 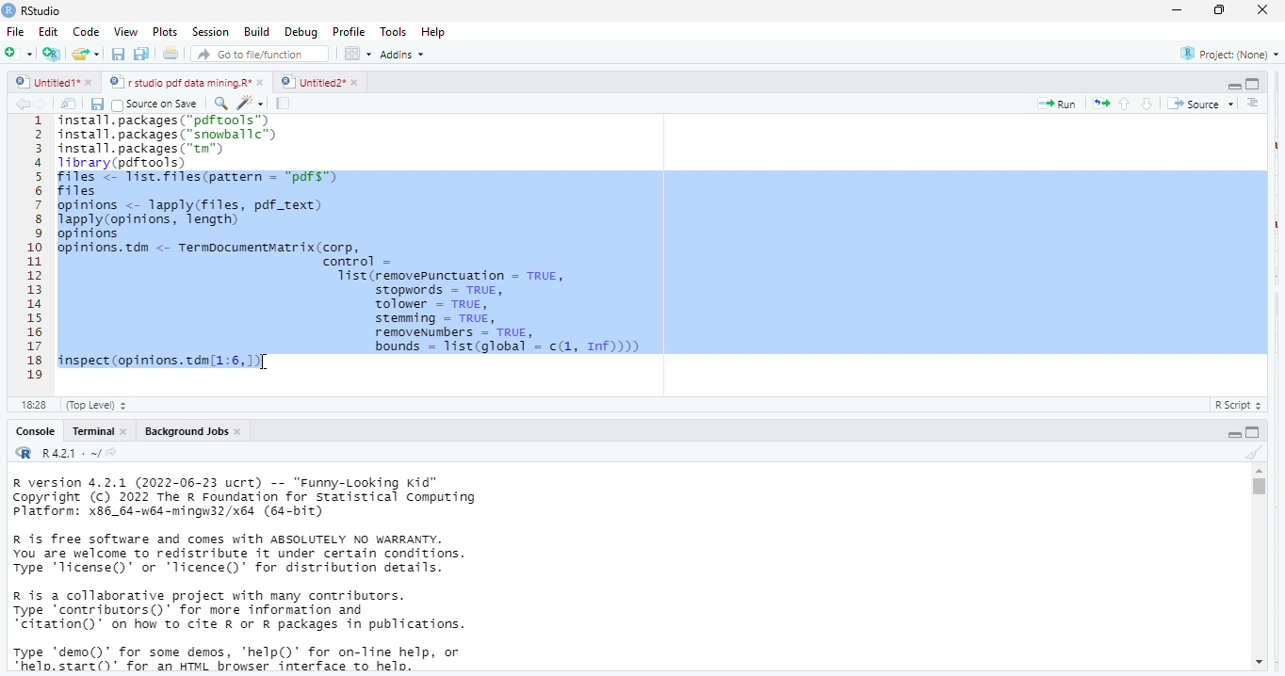 What do you see at coordinates (182, 431) in the screenshot?
I see `background jobs` at bounding box center [182, 431].